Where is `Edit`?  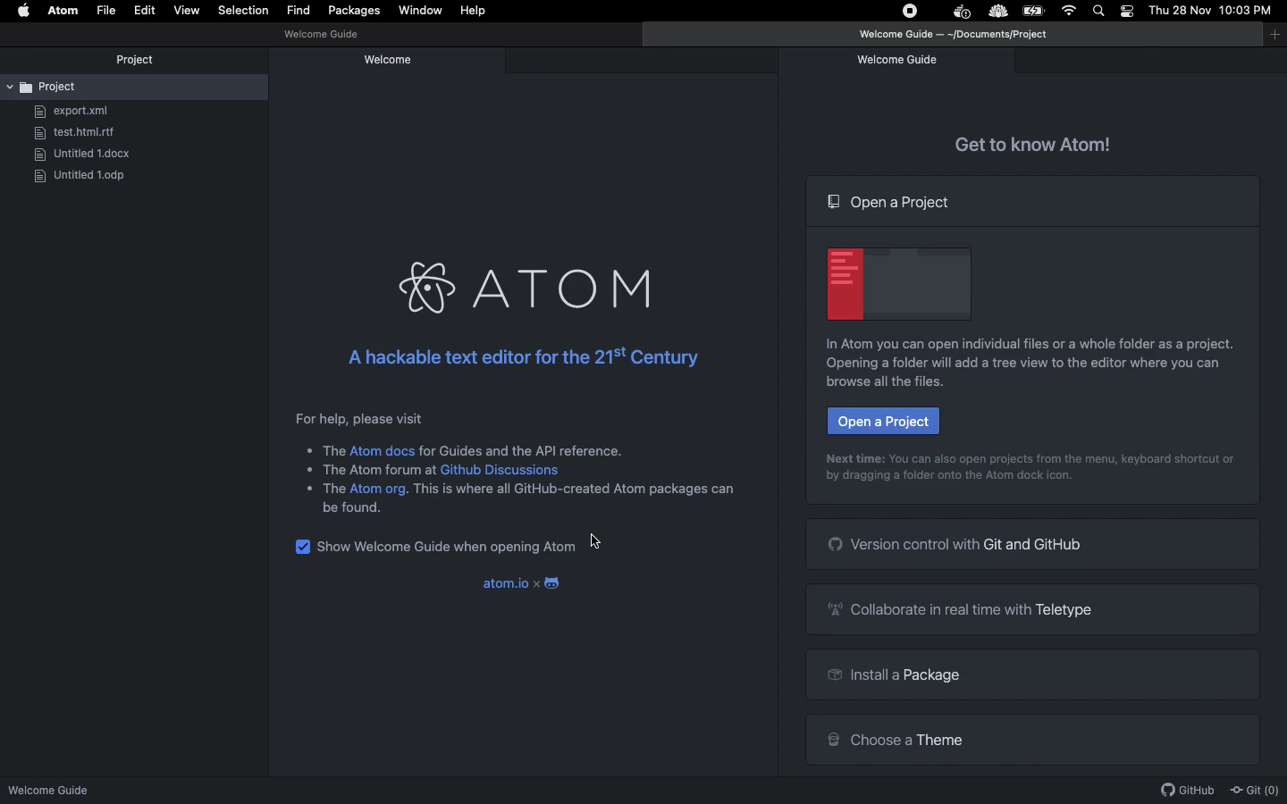
Edit is located at coordinates (146, 11).